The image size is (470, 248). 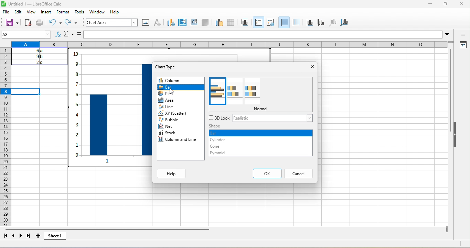 I want to click on styles, so click(x=78, y=12).